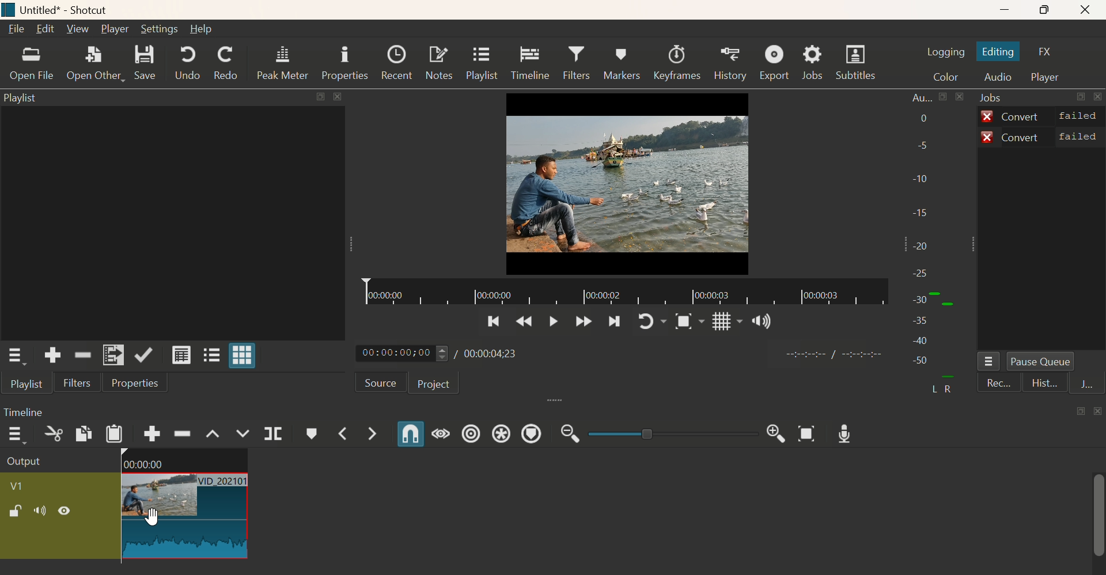  What do you see at coordinates (859, 61) in the screenshot?
I see `Subtitles` at bounding box center [859, 61].